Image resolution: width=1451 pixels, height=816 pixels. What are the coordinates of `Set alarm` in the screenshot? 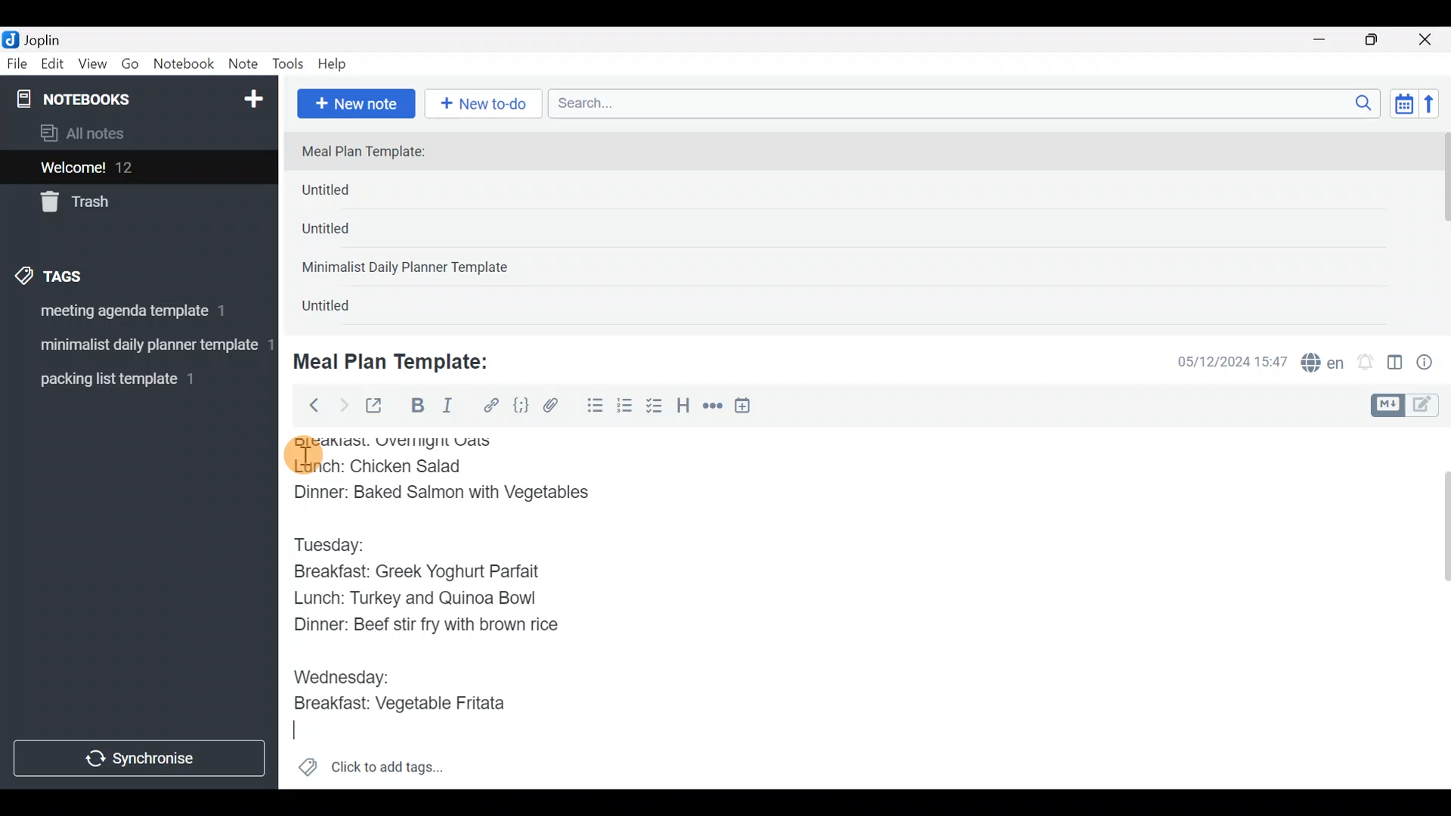 It's located at (1366, 363).